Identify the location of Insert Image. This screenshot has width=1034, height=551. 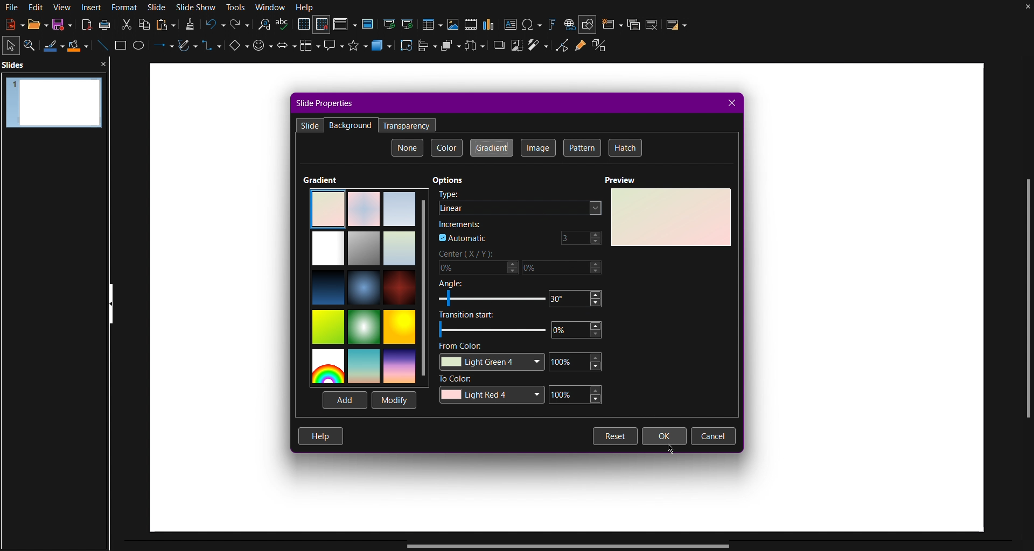
(455, 23).